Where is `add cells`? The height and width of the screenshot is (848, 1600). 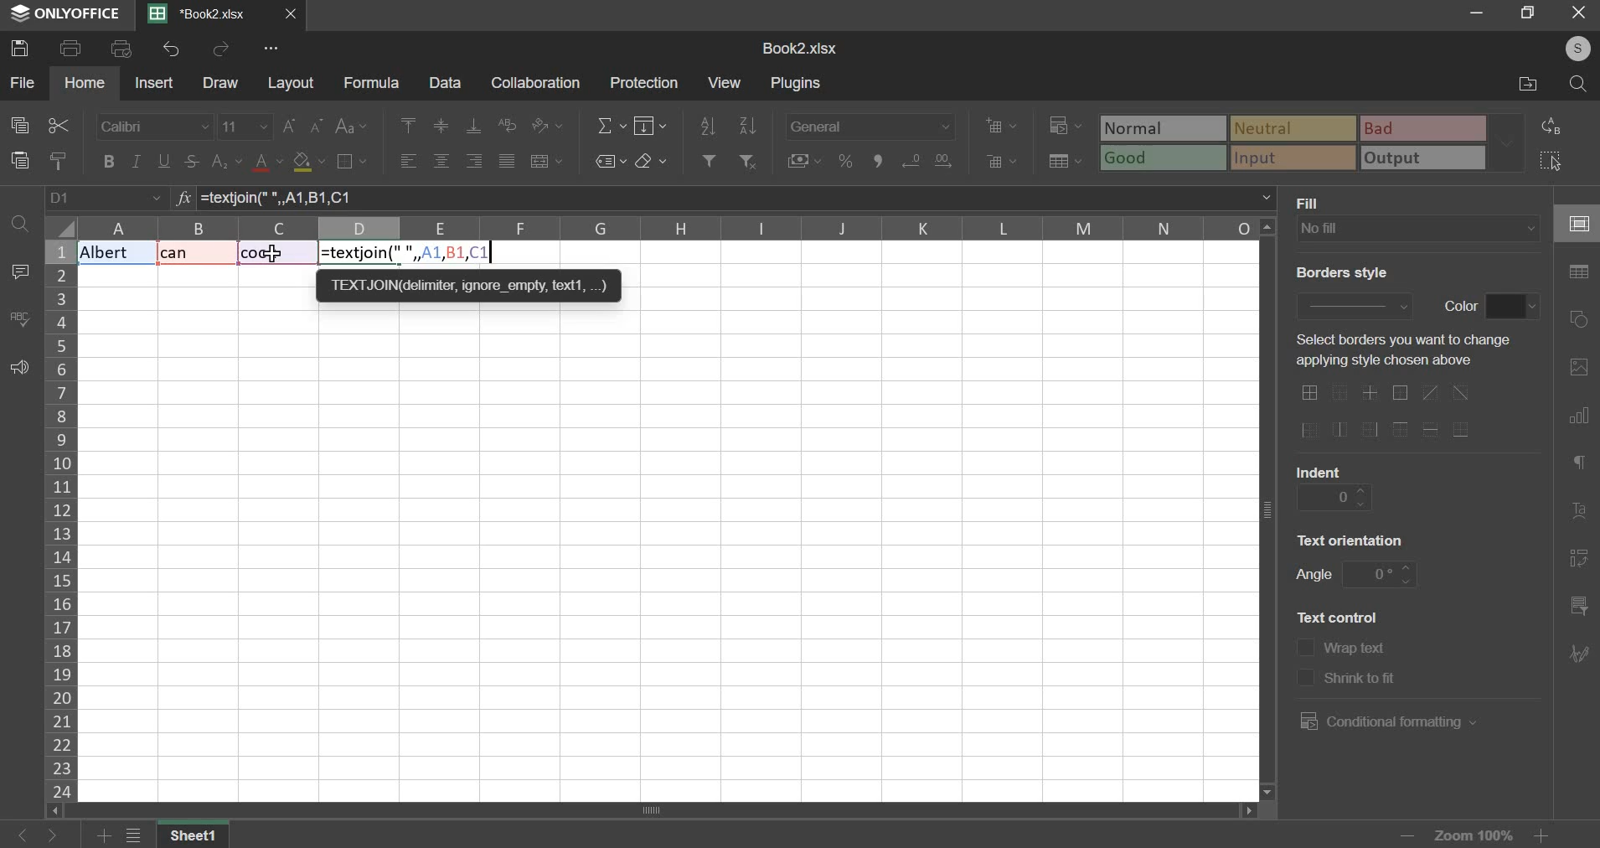 add cells is located at coordinates (1001, 125).